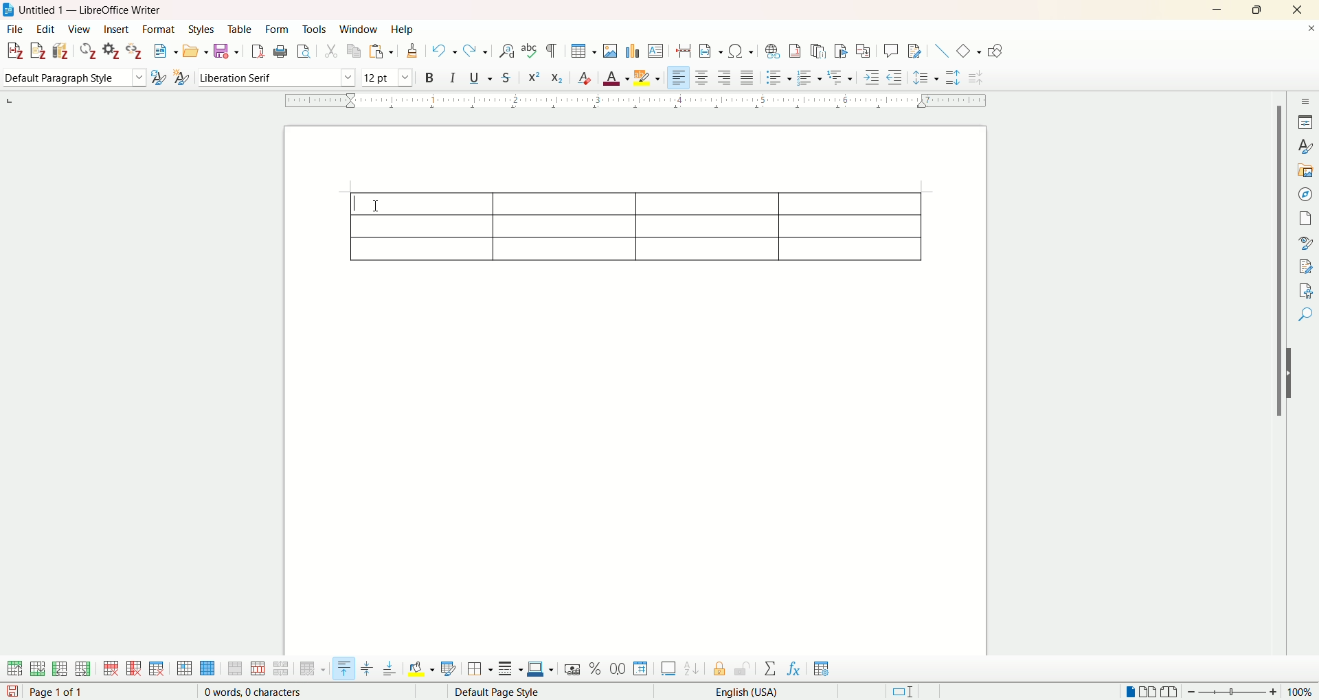 This screenshot has height=700, width=1319. What do you see at coordinates (16, 28) in the screenshot?
I see `file` at bounding box center [16, 28].